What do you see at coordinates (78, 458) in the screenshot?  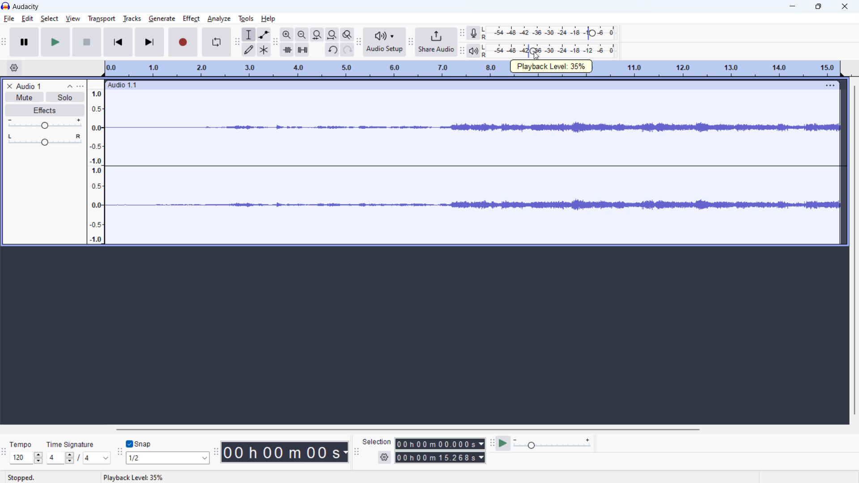 I see `time signature` at bounding box center [78, 458].